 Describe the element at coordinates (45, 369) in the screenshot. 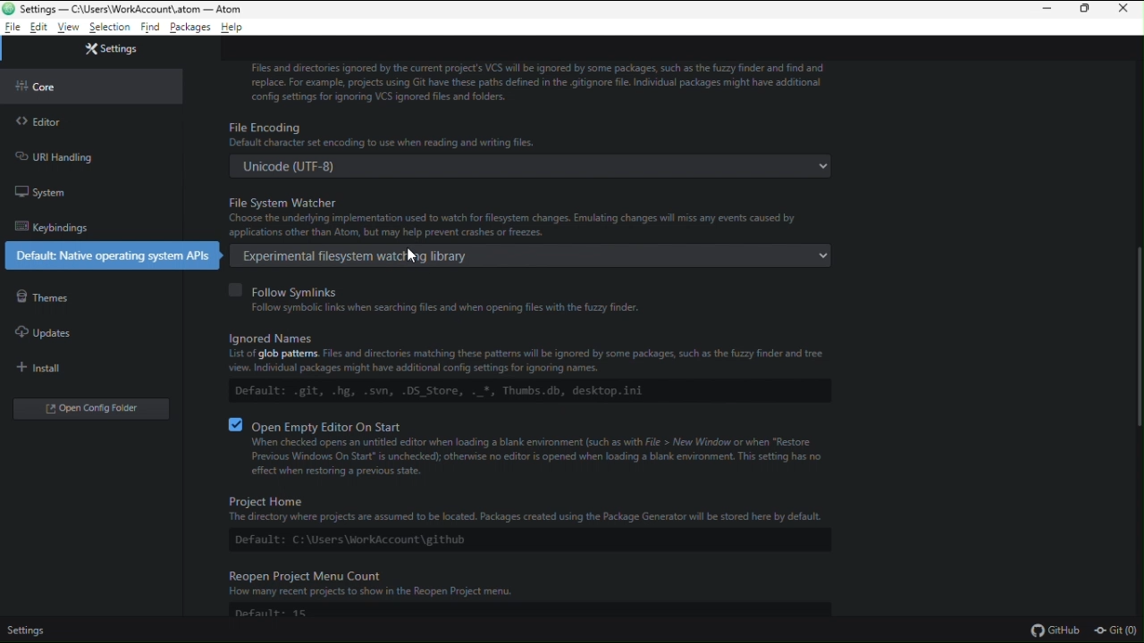

I see `install` at that location.